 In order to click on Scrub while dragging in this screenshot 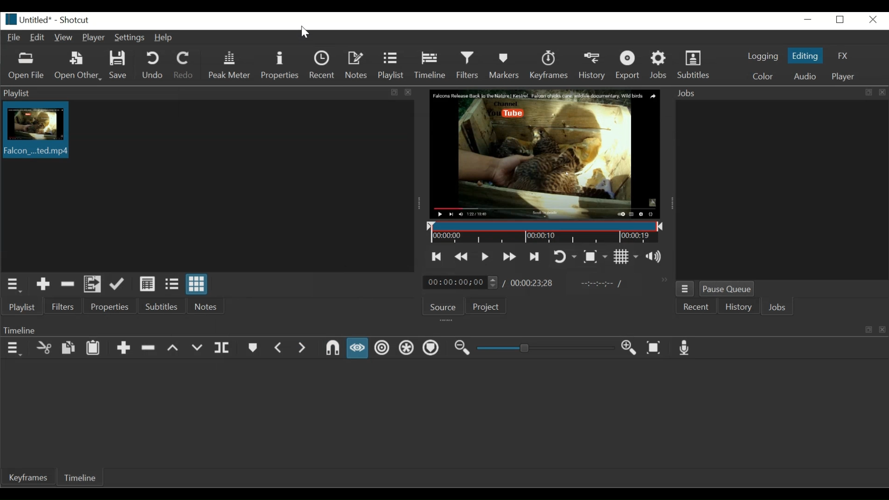, I will do `click(359, 348)`.